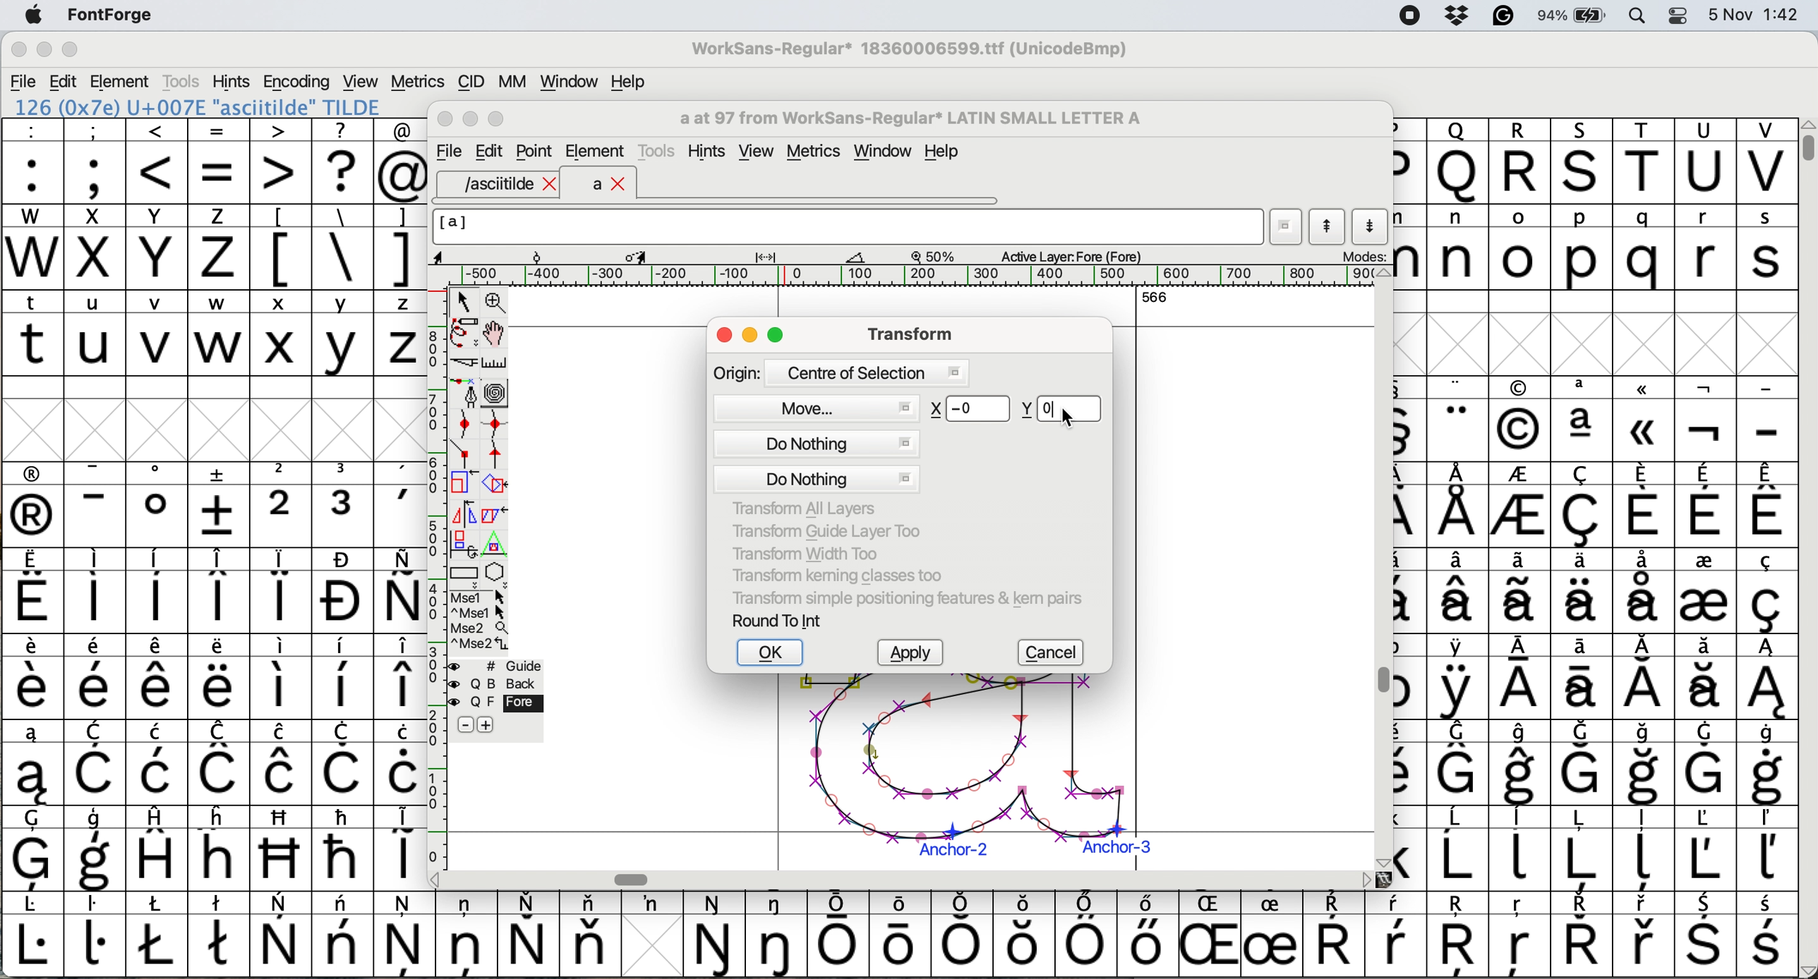 The width and height of the screenshot is (1818, 979). I want to click on y, so click(340, 334).